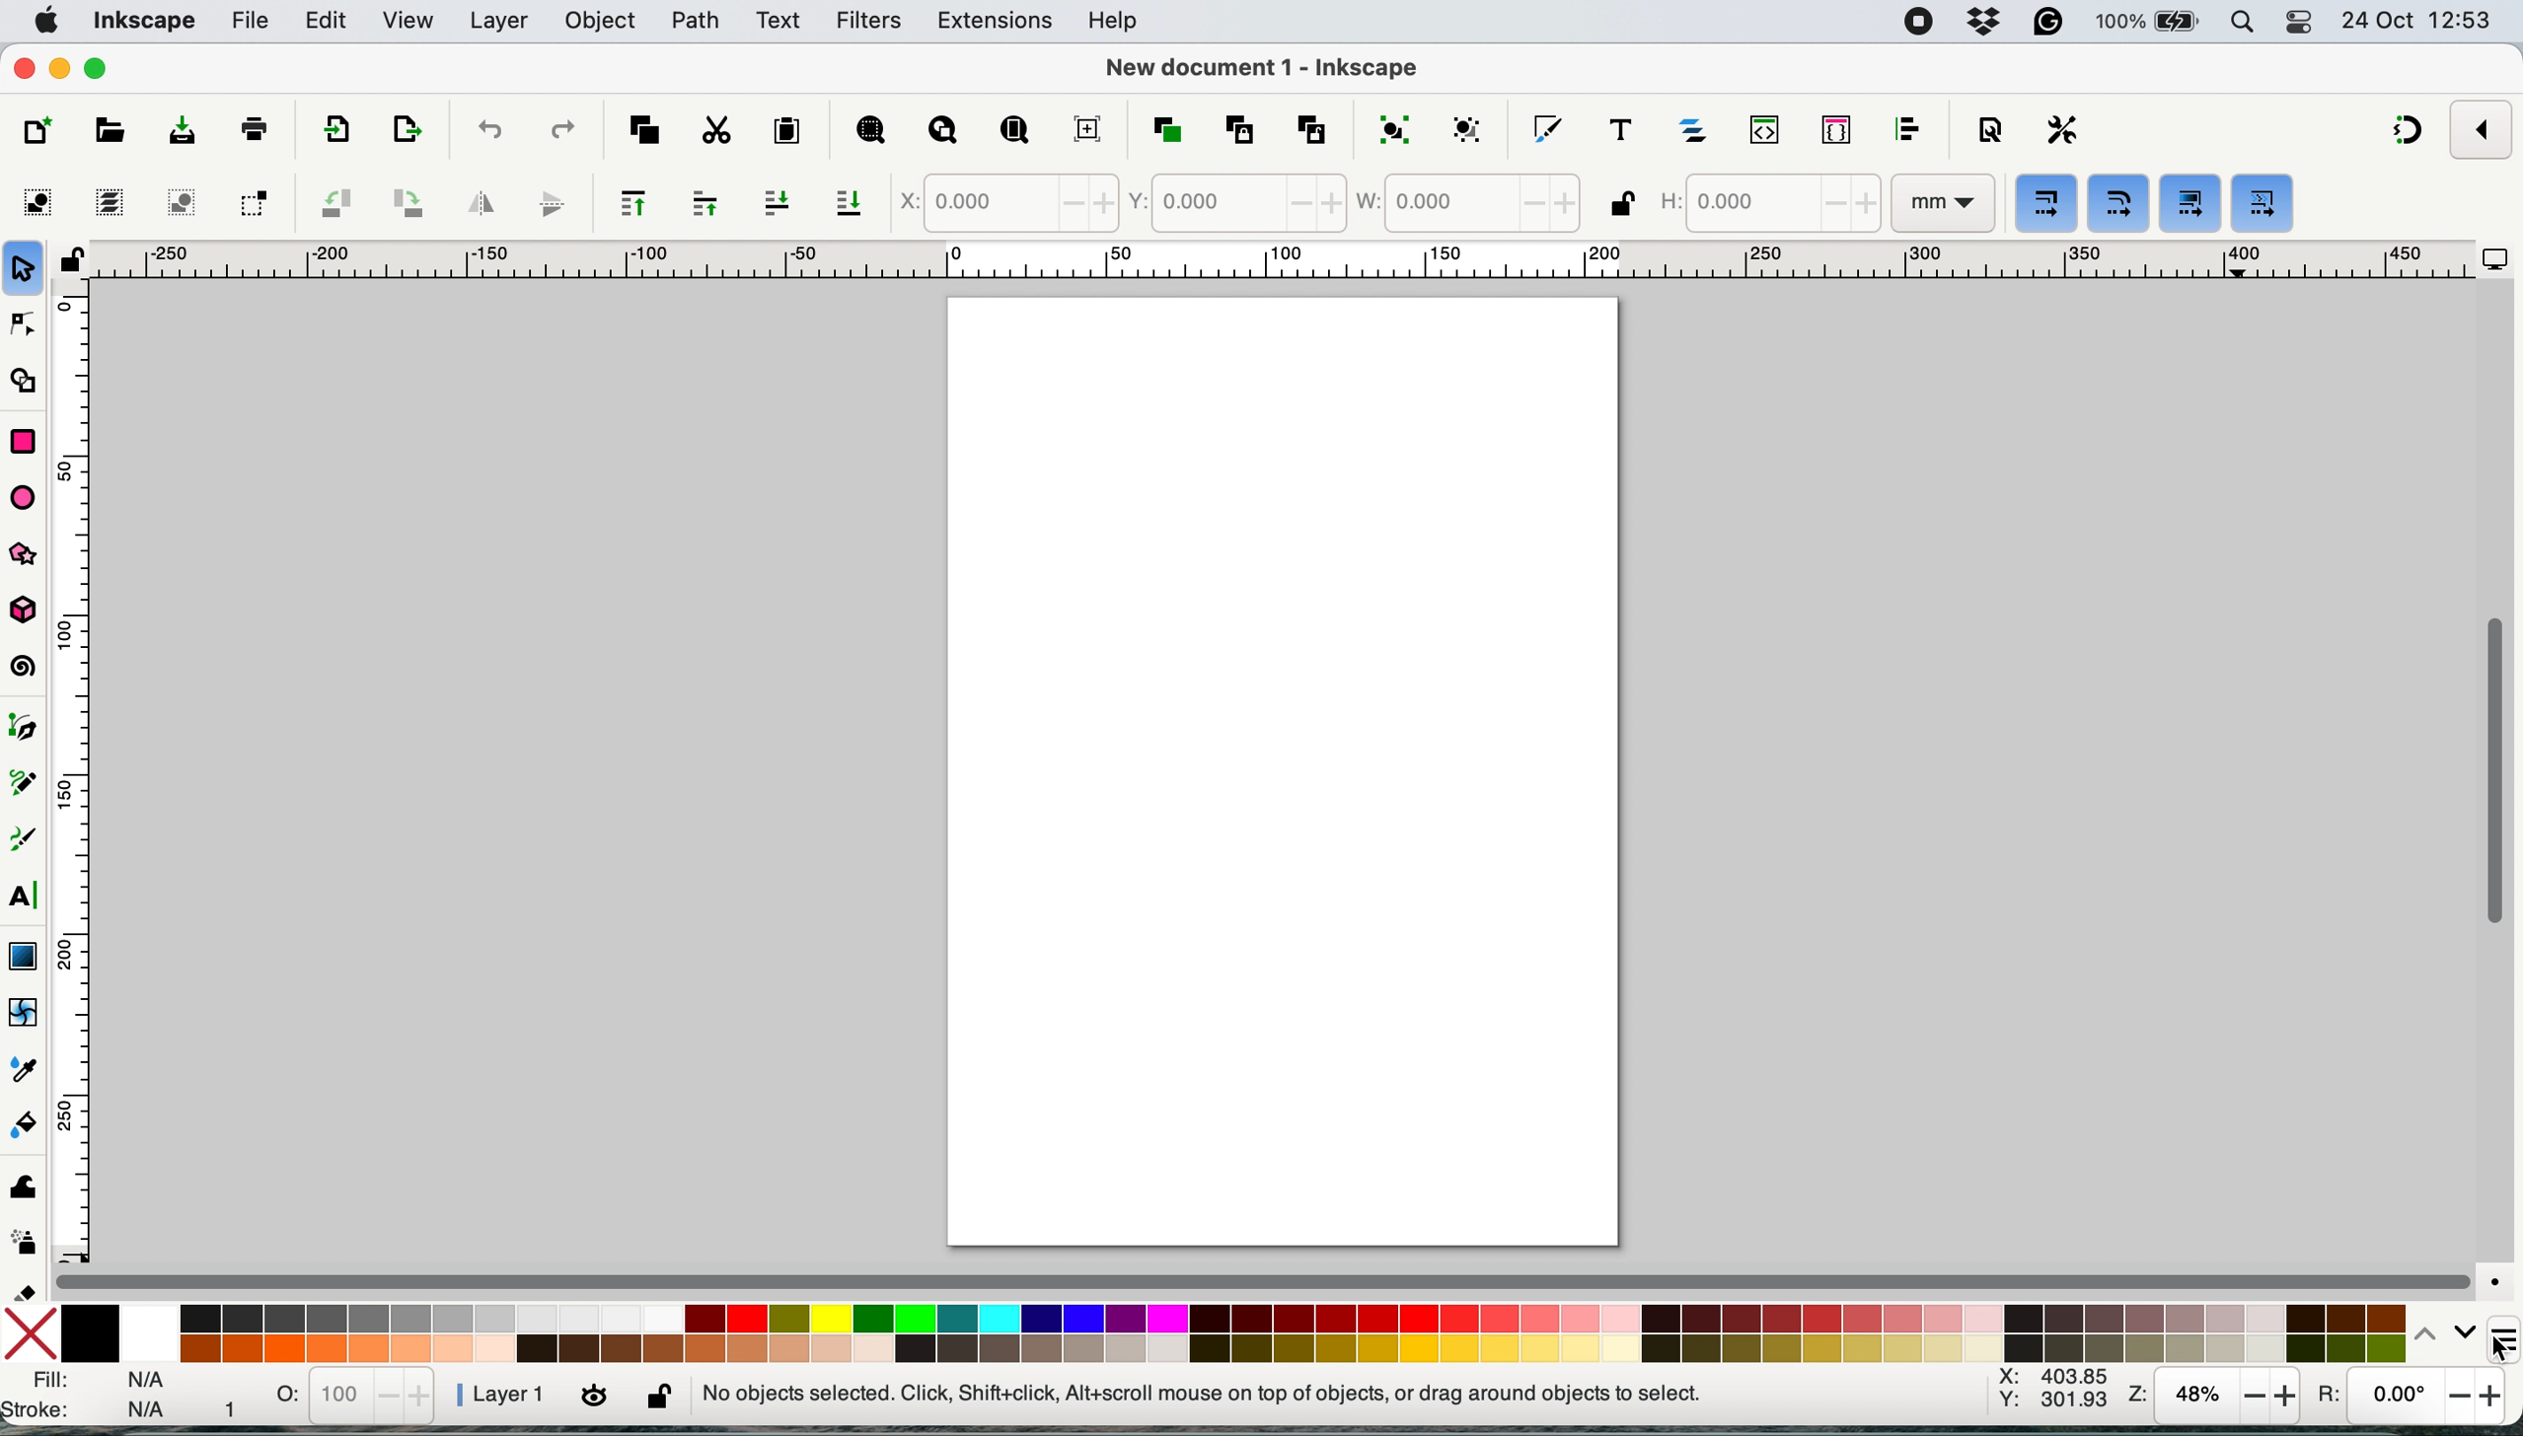  What do you see at coordinates (606, 22) in the screenshot?
I see `object` at bounding box center [606, 22].